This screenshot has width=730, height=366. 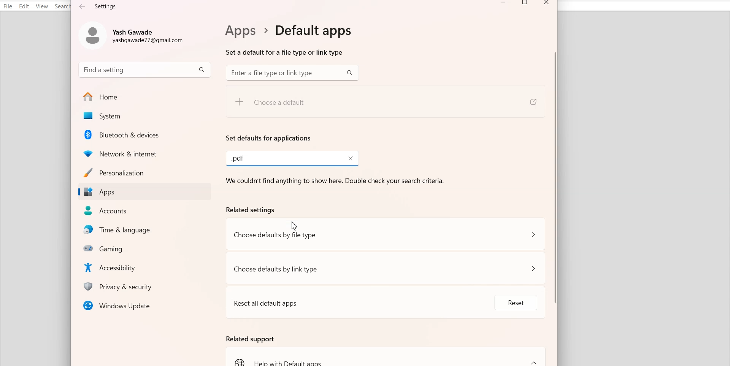 I want to click on Gaming, so click(x=147, y=248).